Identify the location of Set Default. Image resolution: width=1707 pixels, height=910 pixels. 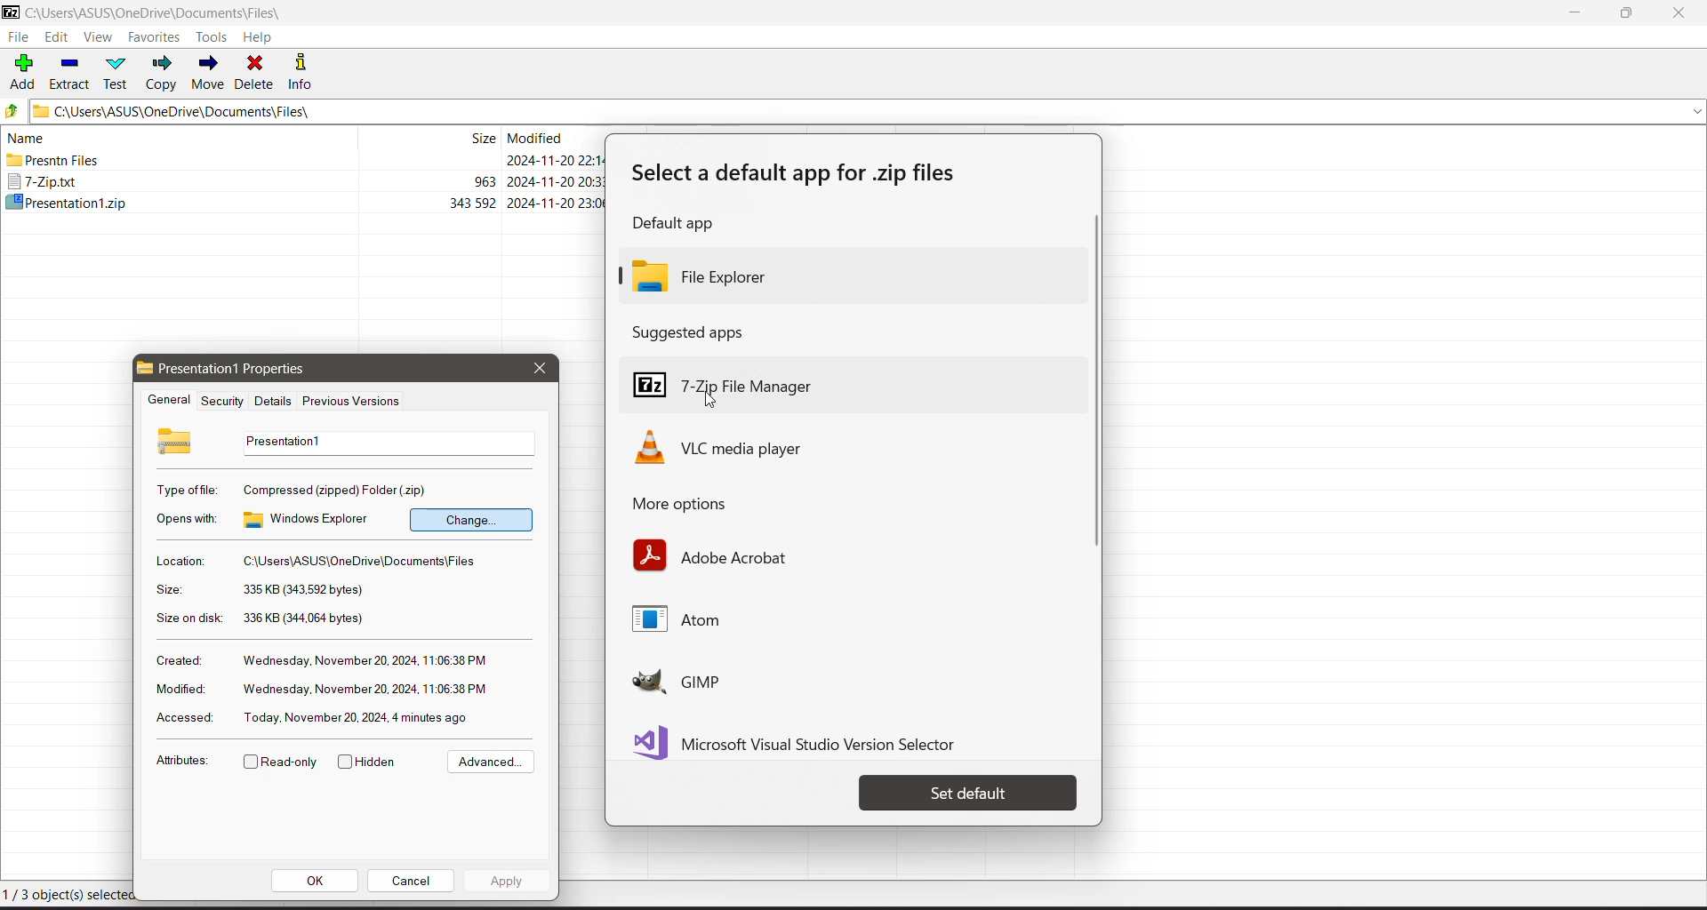
(968, 793).